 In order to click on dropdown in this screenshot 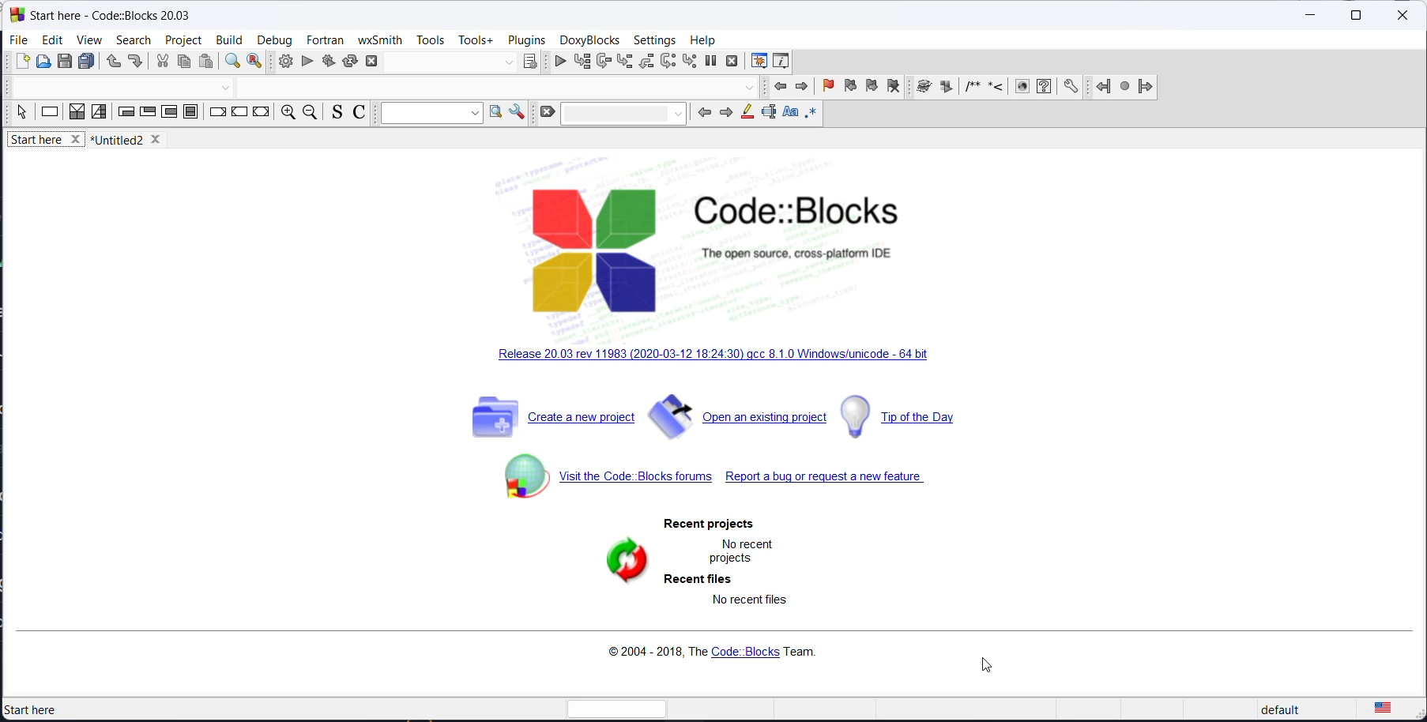, I will do `click(226, 89)`.